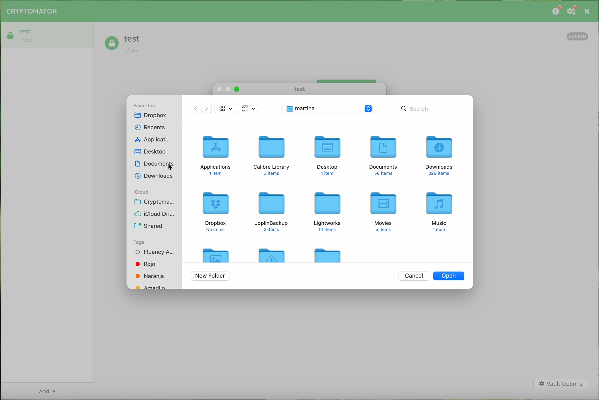 The width and height of the screenshot is (599, 400). What do you see at coordinates (171, 168) in the screenshot?
I see `cursor` at bounding box center [171, 168].